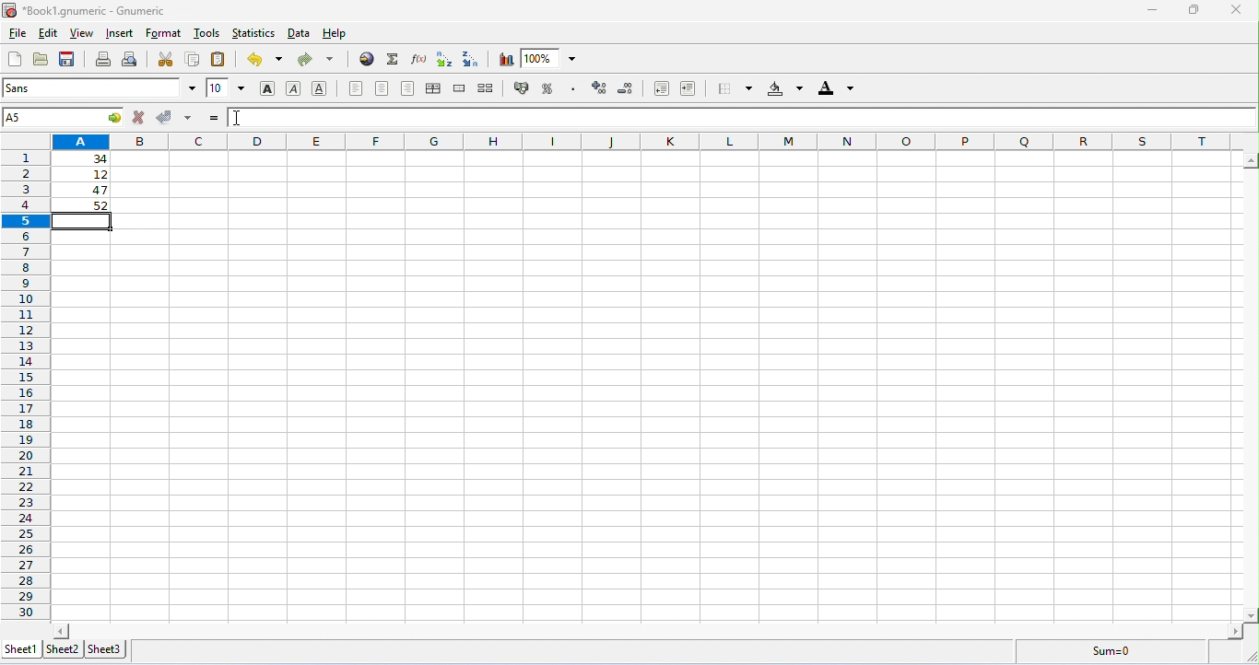  I want to click on selected cells, so click(86, 225).